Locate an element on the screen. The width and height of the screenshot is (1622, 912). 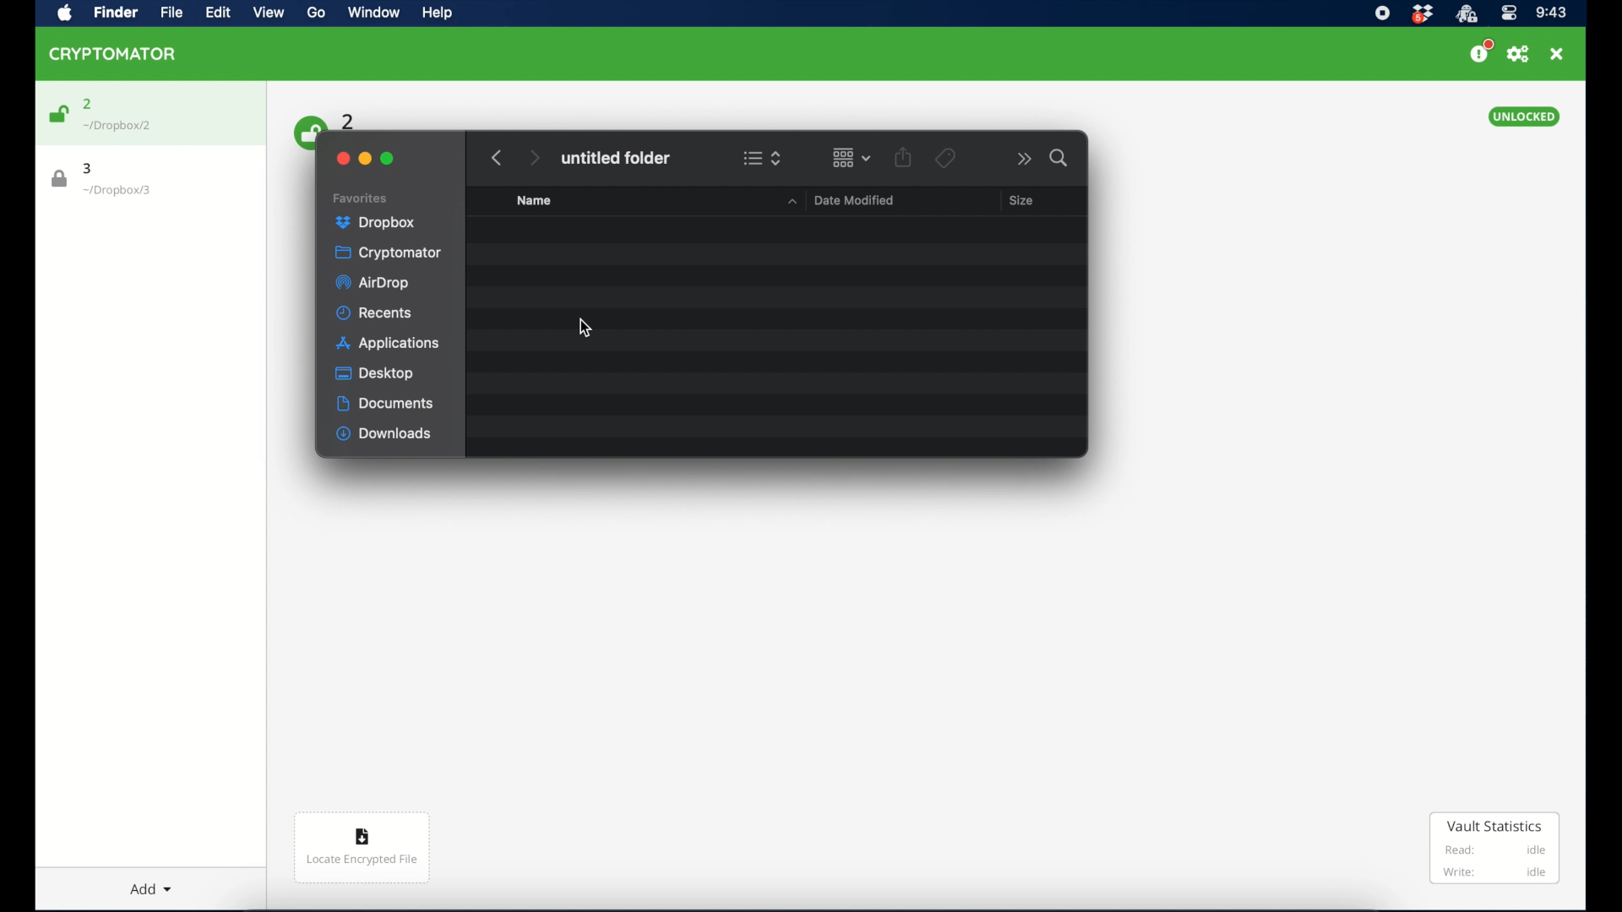
documents is located at coordinates (385, 404).